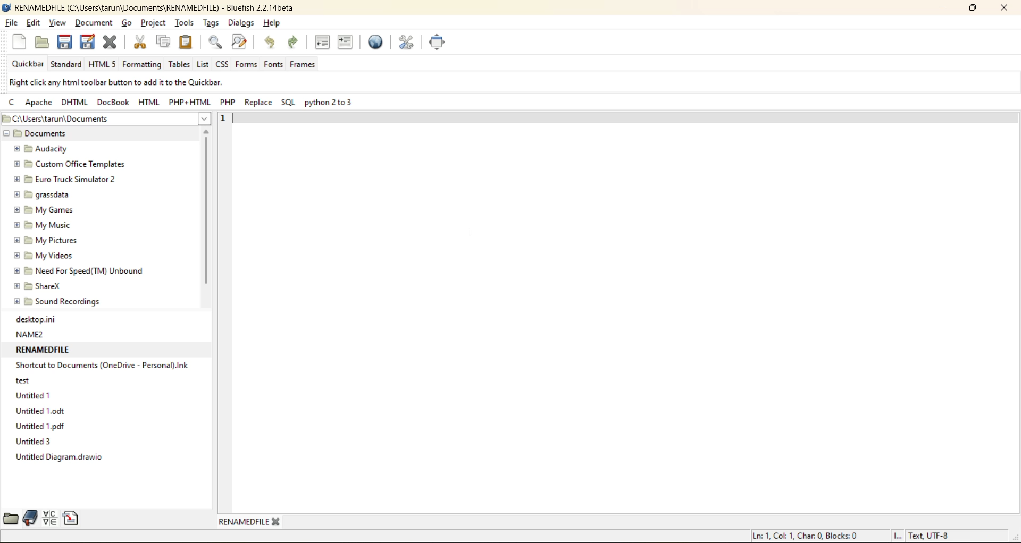 Image resolution: width=1021 pixels, height=543 pixels. Describe the element at coordinates (55, 22) in the screenshot. I see `view` at that location.